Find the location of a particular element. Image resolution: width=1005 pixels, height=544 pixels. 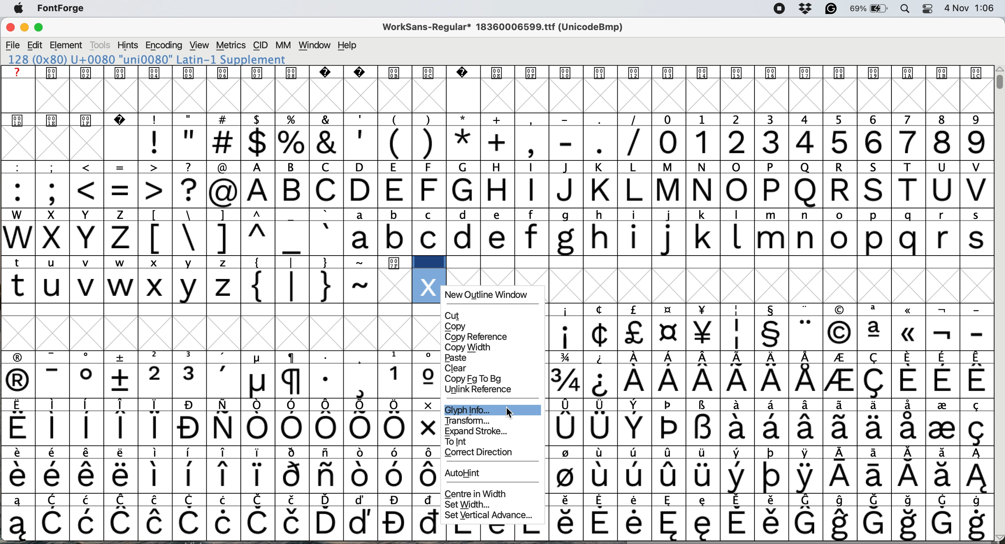

paste  is located at coordinates (467, 359).